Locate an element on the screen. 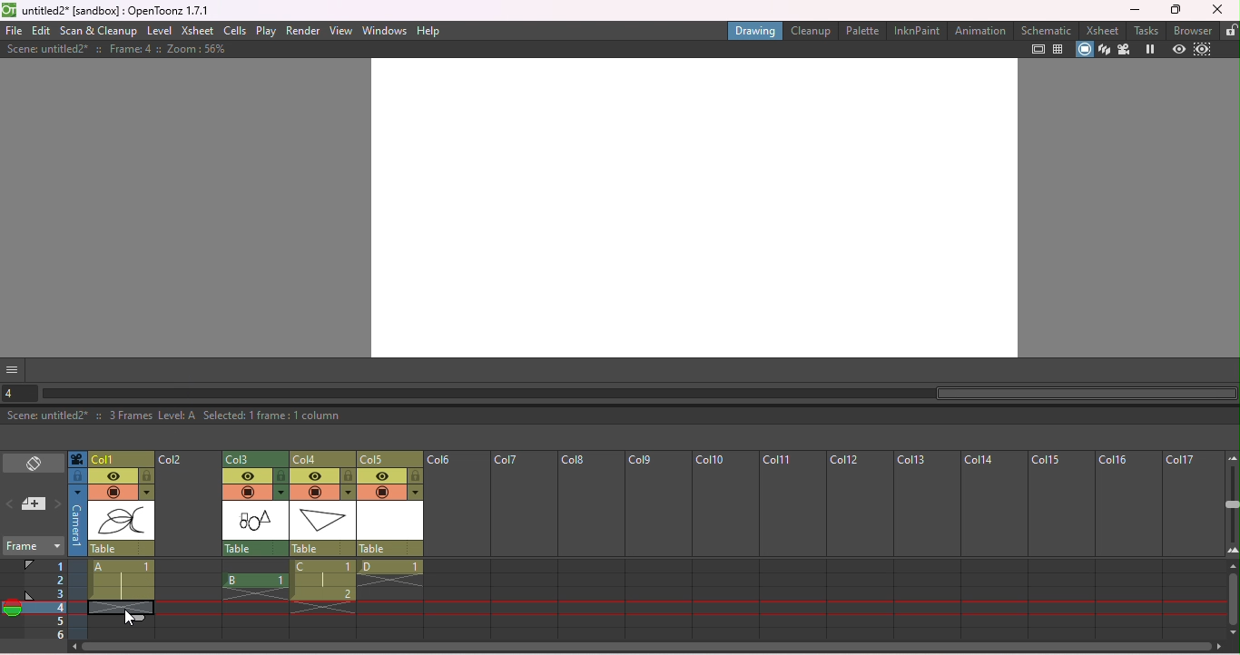 This screenshot has height=655, width=1240. column 13 is located at coordinates (925, 545).